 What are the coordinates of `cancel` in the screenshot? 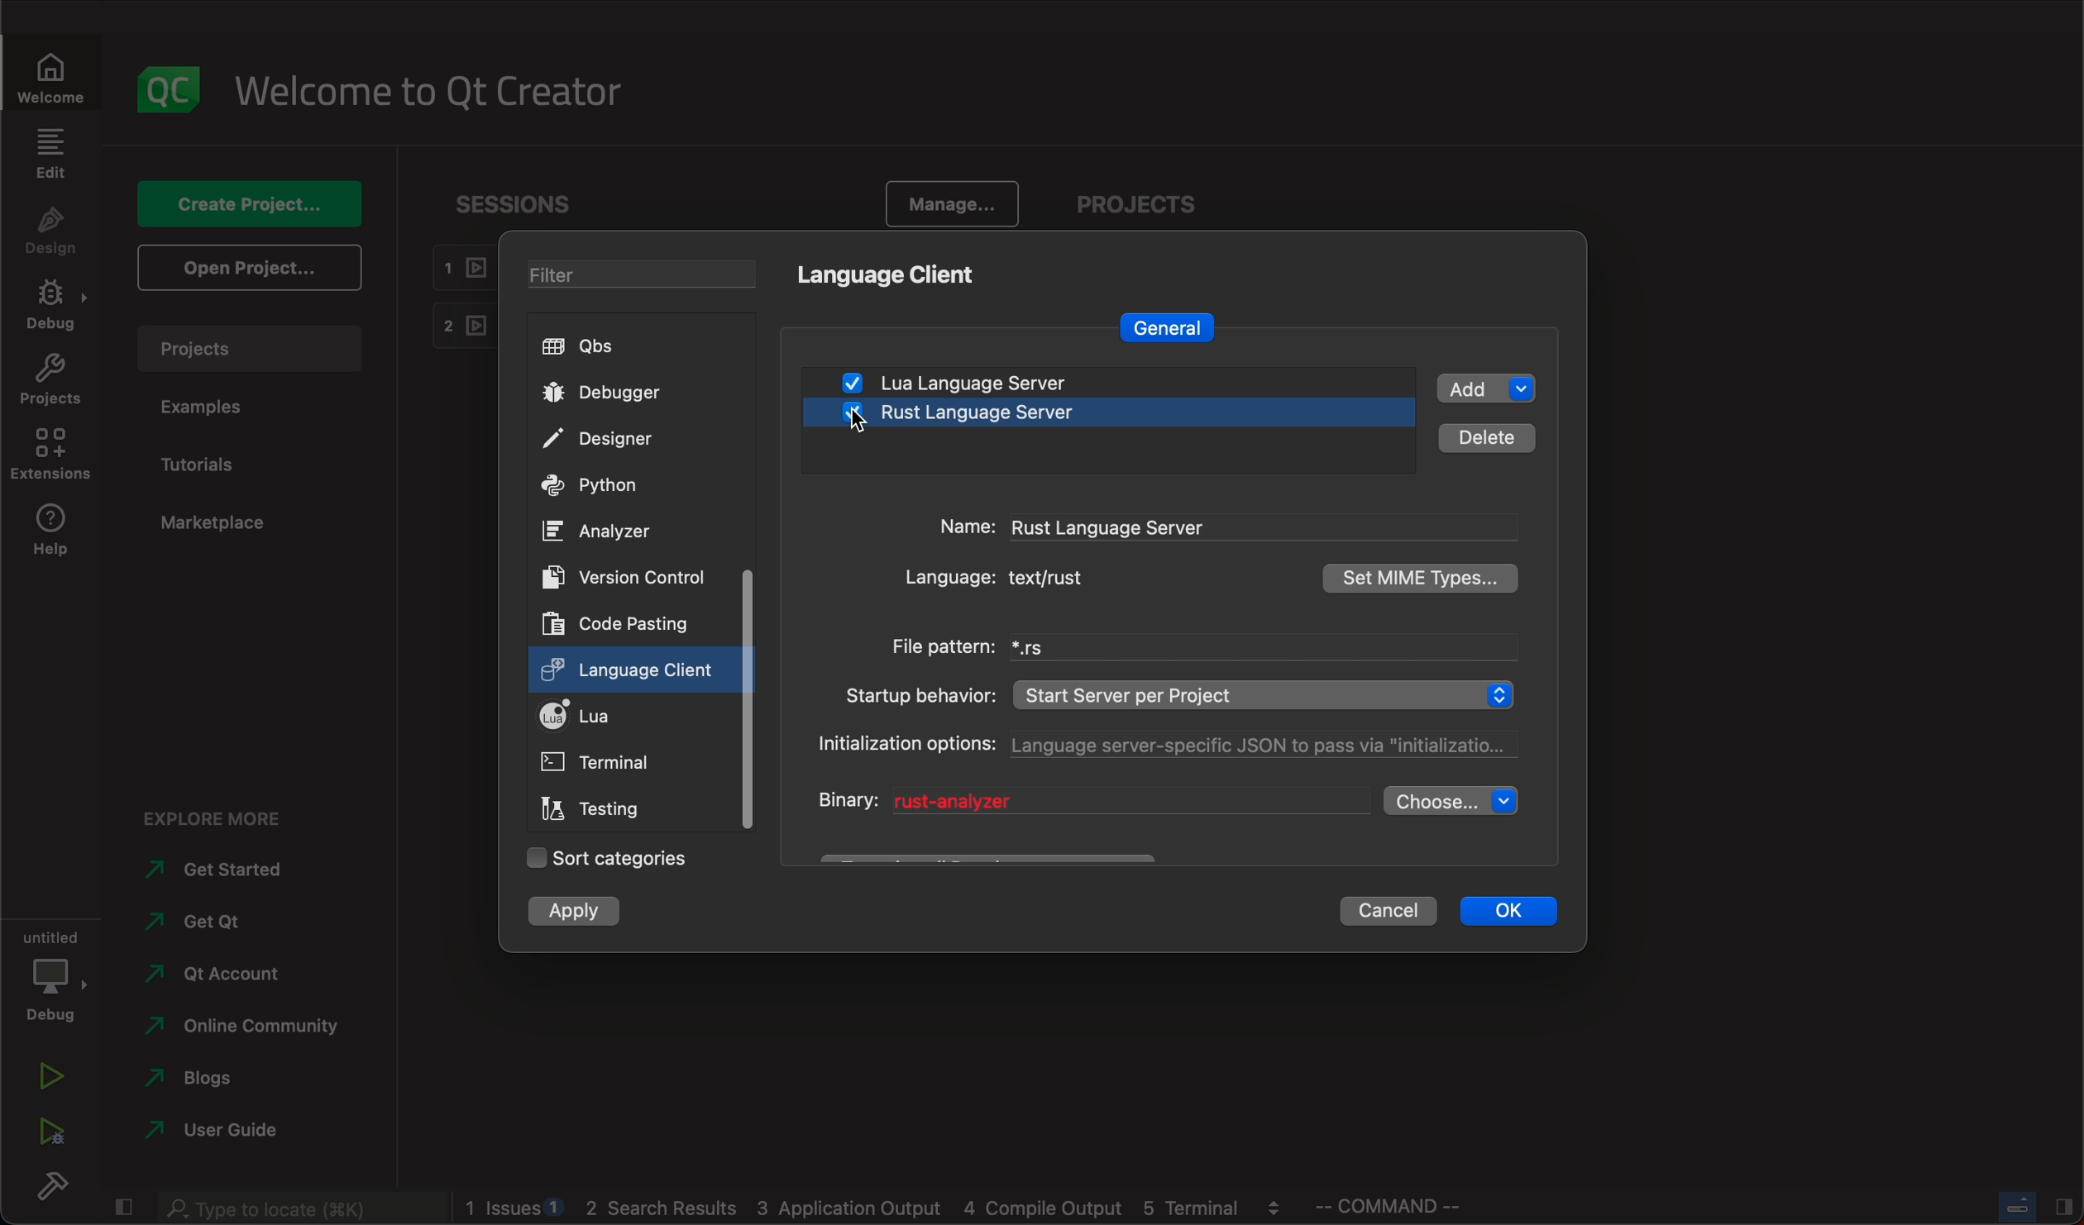 It's located at (1397, 913).